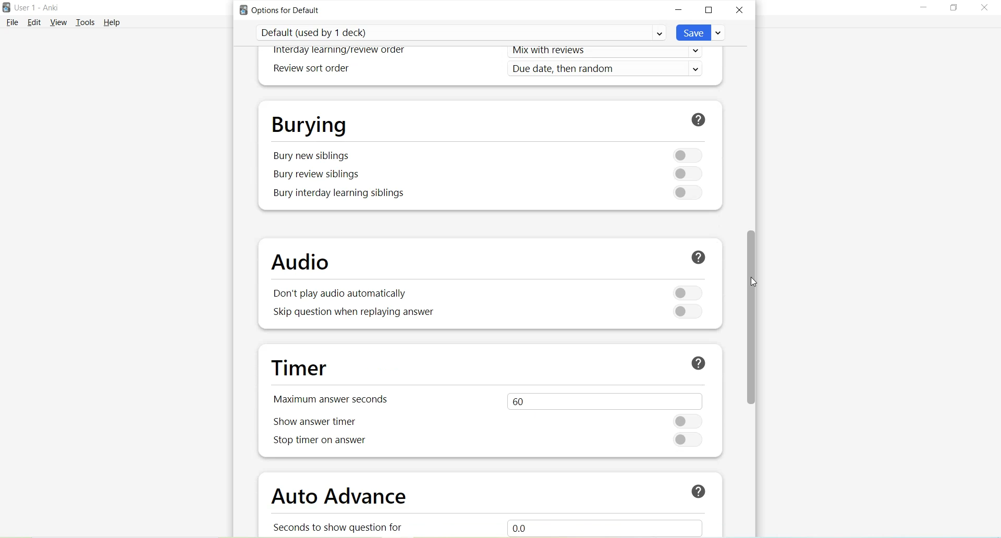  What do you see at coordinates (616, 526) in the screenshot?
I see `0.0` at bounding box center [616, 526].